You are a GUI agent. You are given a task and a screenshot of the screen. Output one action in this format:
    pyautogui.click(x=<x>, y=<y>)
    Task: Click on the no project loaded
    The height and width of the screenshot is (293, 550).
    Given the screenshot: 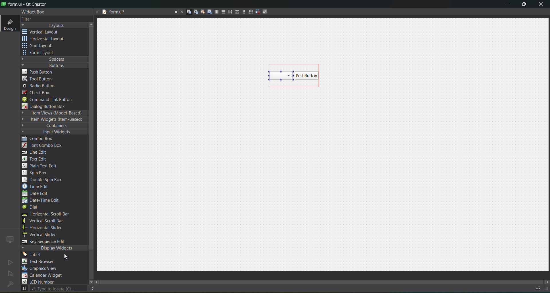 What is the action you would take?
    pyautogui.click(x=10, y=284)
    